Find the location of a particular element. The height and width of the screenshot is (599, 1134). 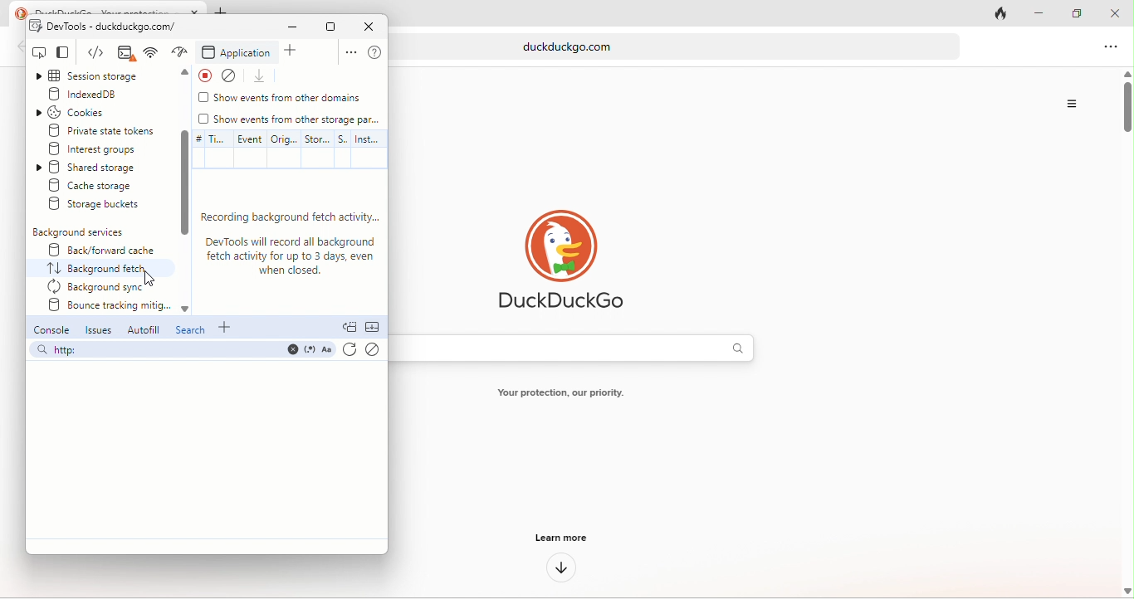

show events from other storage par is located at coordinates (291, 119).